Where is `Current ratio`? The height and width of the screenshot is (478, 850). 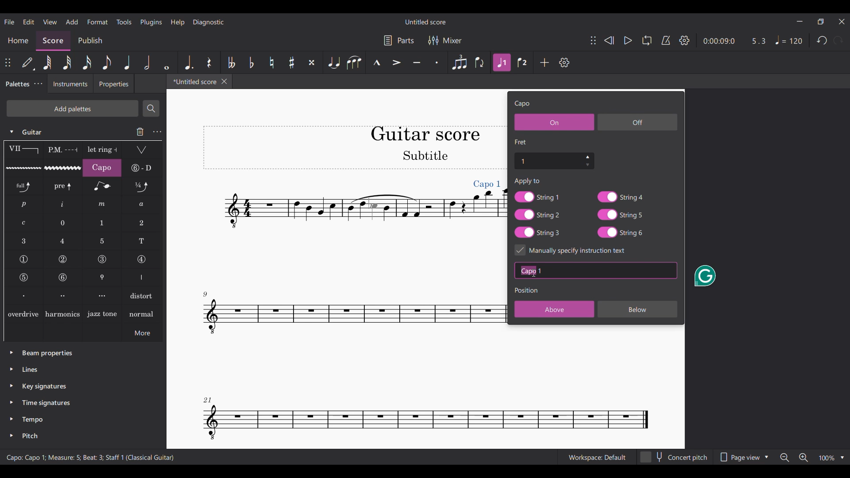 Current ratio is located at coordinates (759, 41).